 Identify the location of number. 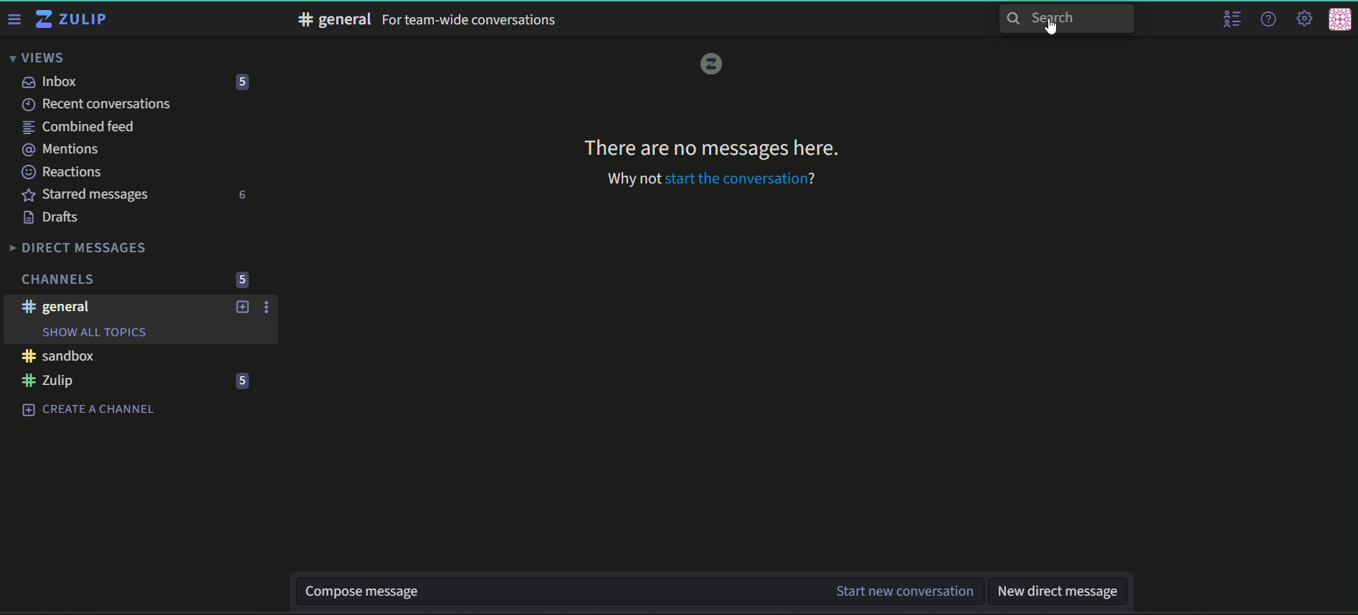
(241, 81).